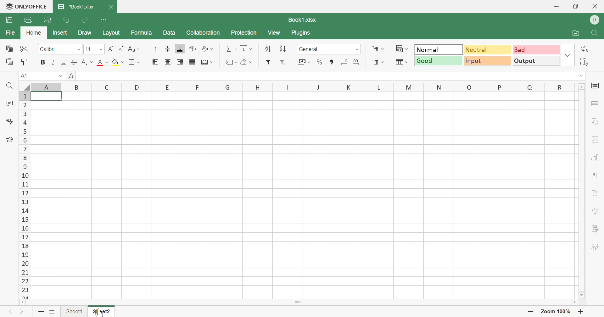 The image size is (604, 317). What do you see at coordinates (358, 49) in the screenshot?
I see `Drop Down` at bounding box center [358, 49].